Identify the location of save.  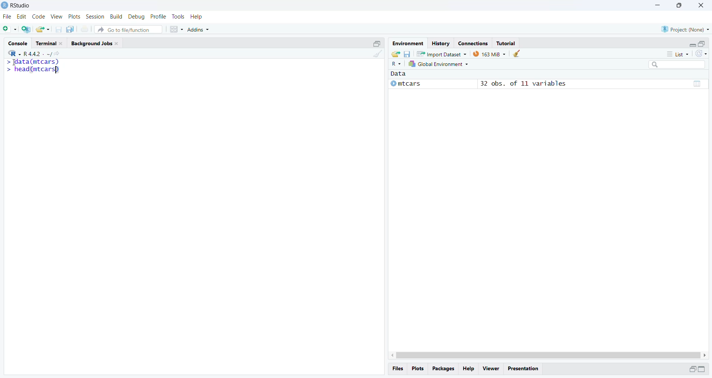
(408, 54).